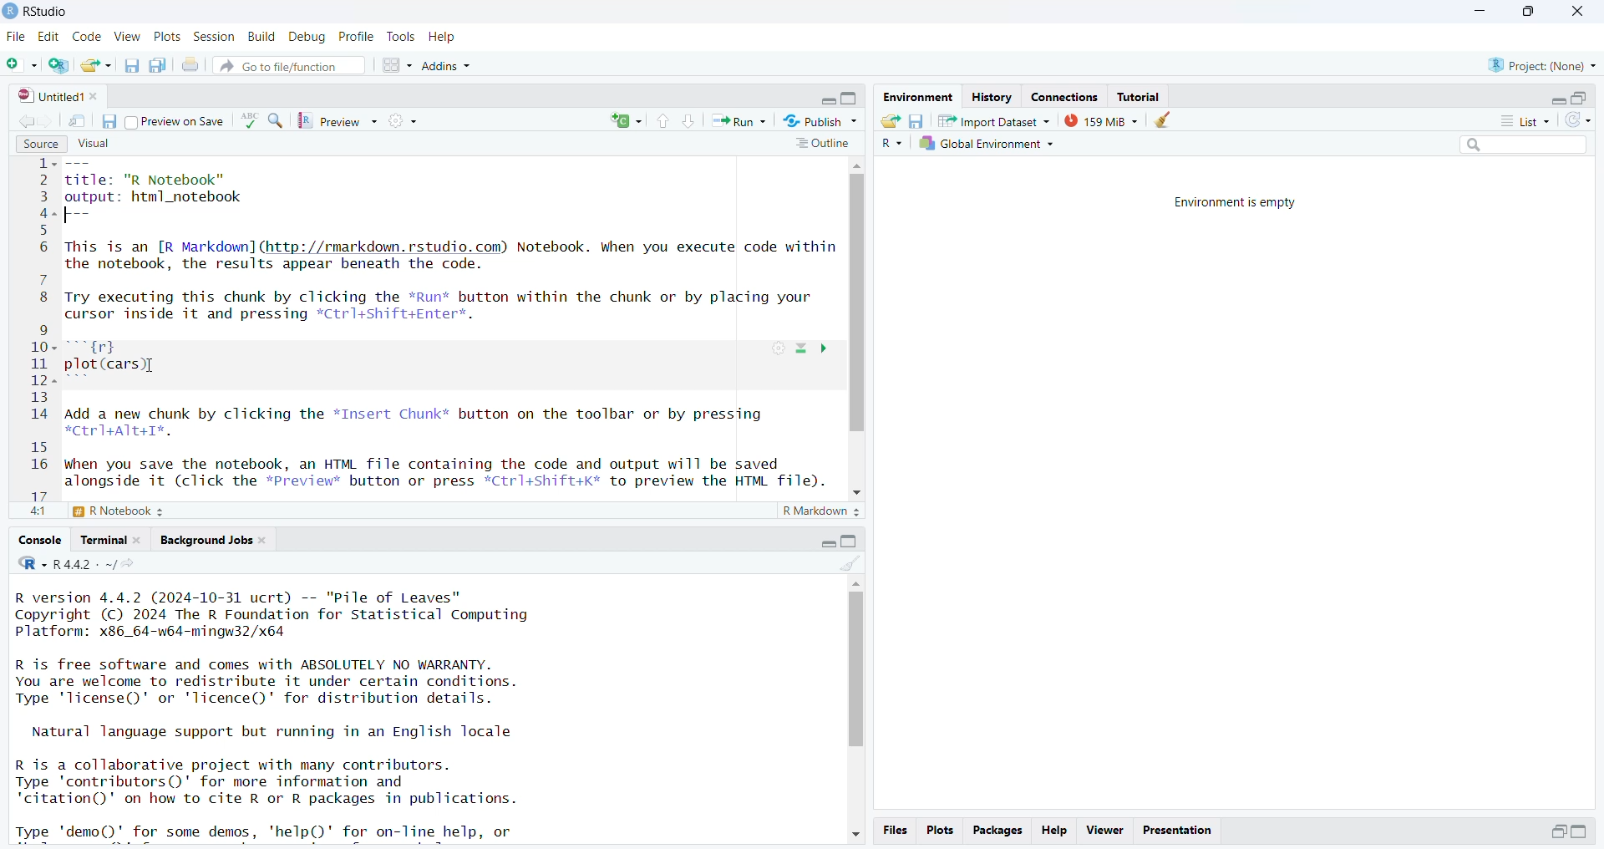 This screenshot has height=849, width=1604. Describe the element at coordinates (1558, 831) in the screenshot. I see `expand` at that location.